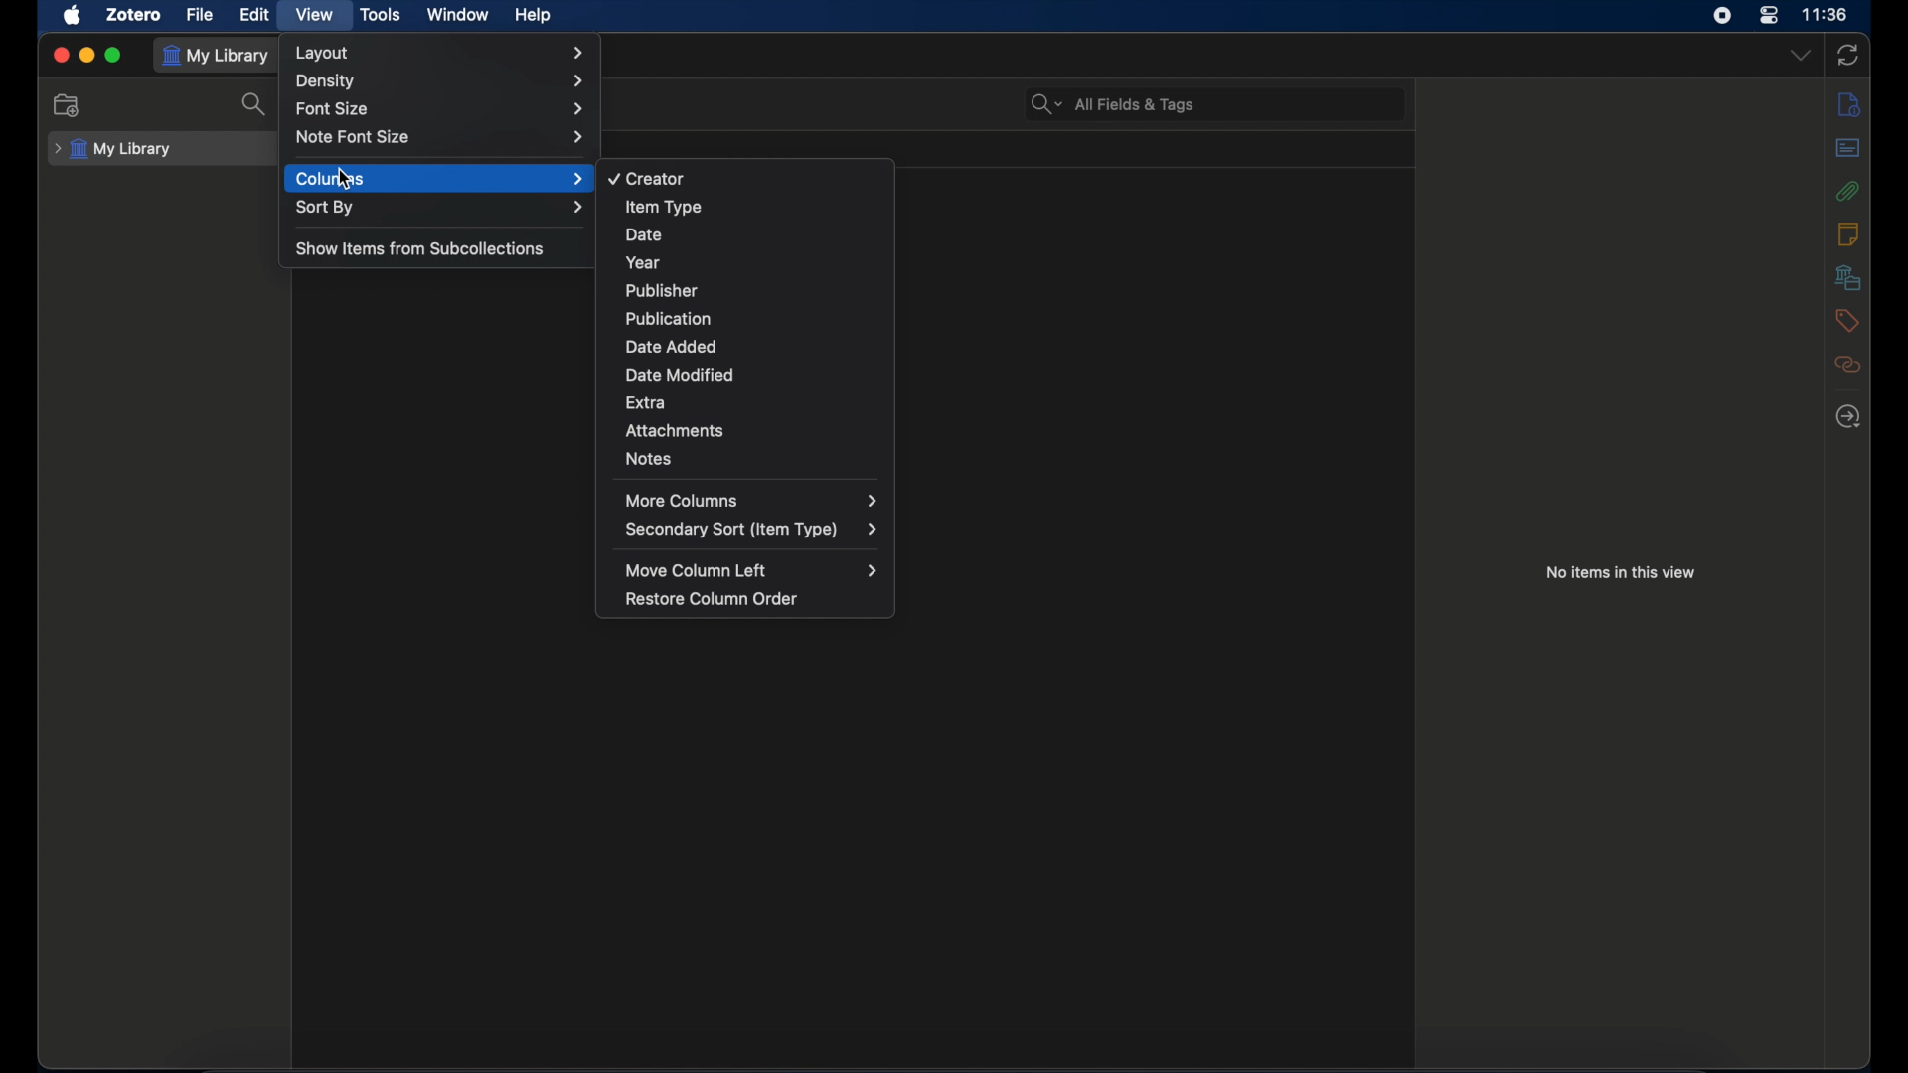 The width and height of the screenshot is (1908, 1073). What do you see at coordinates (1114, 105) in the screenshot?
I see `search bar` at bounding box center [1114, 105].